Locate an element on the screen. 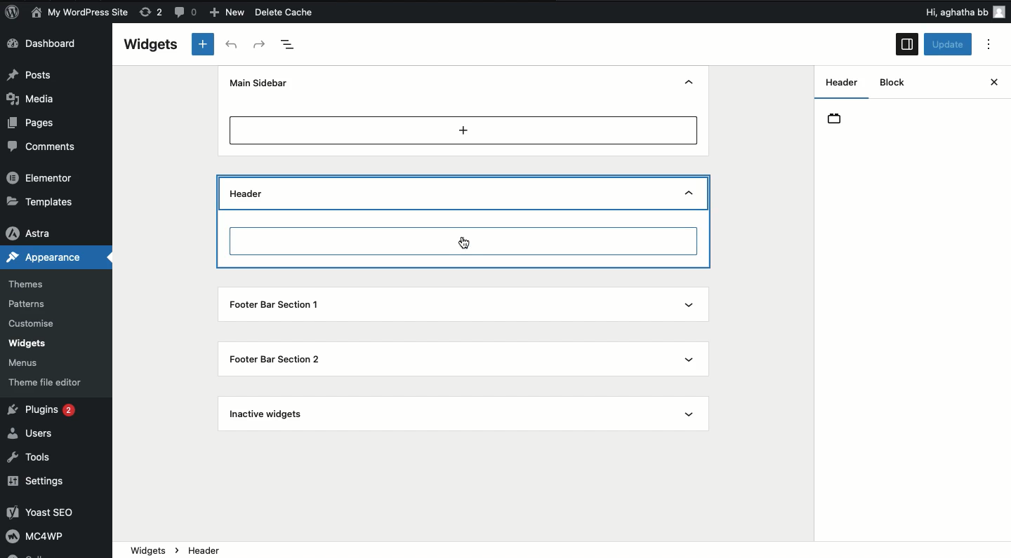  widgets is located at coordinates (562, 550).